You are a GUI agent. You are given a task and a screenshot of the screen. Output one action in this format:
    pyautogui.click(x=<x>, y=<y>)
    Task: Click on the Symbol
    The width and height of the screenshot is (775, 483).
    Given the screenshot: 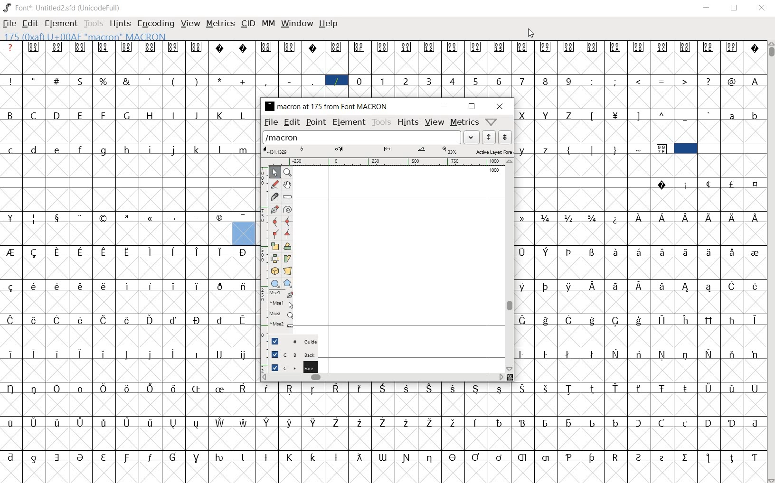 What is the action you would take?
    pyautogui.click(x=732, y=285)
    